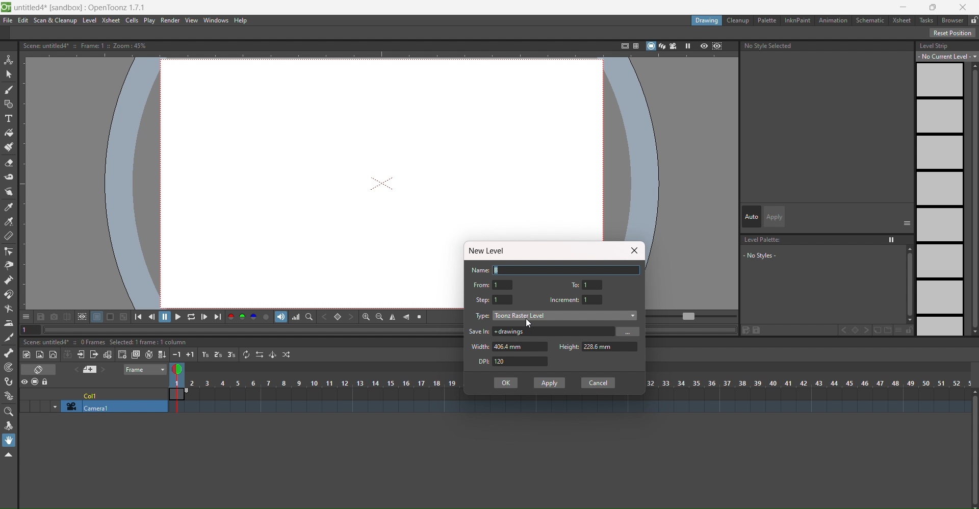 The width and height of the screenshot is (979, 509). Describe the element at coordinates (739, 20) in the screenshot. I see `cleanup` at that location.